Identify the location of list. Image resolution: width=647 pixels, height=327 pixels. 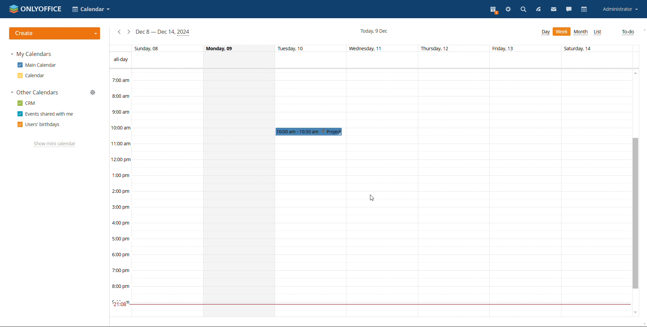
(598, 32).